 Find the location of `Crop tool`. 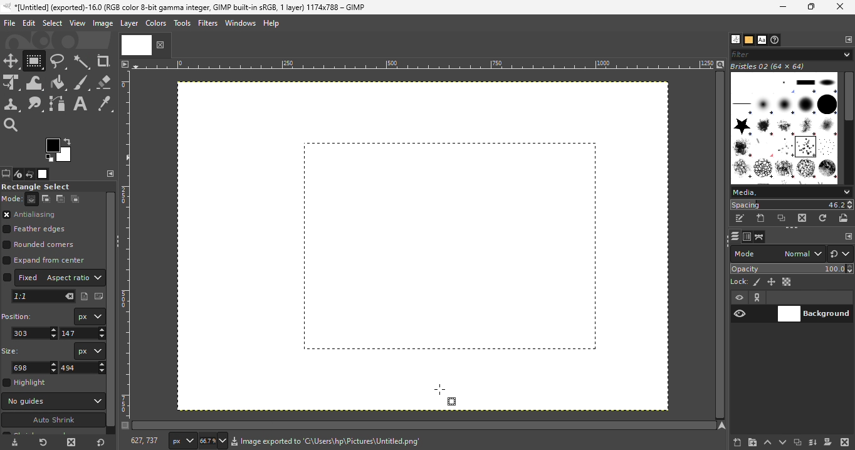

Crop tool is located at coordinates (105, 61).